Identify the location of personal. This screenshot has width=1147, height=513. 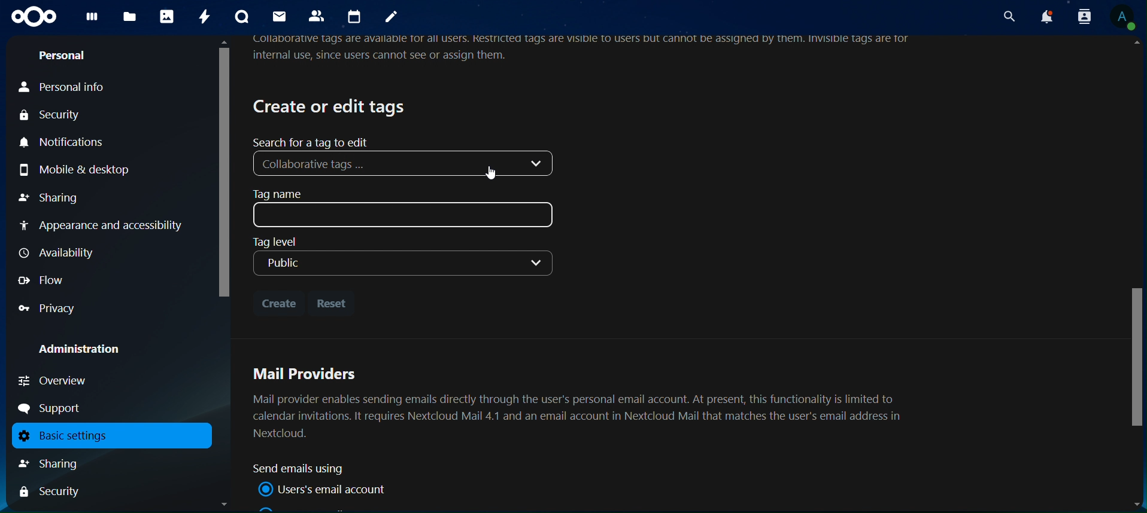
(63, 57).